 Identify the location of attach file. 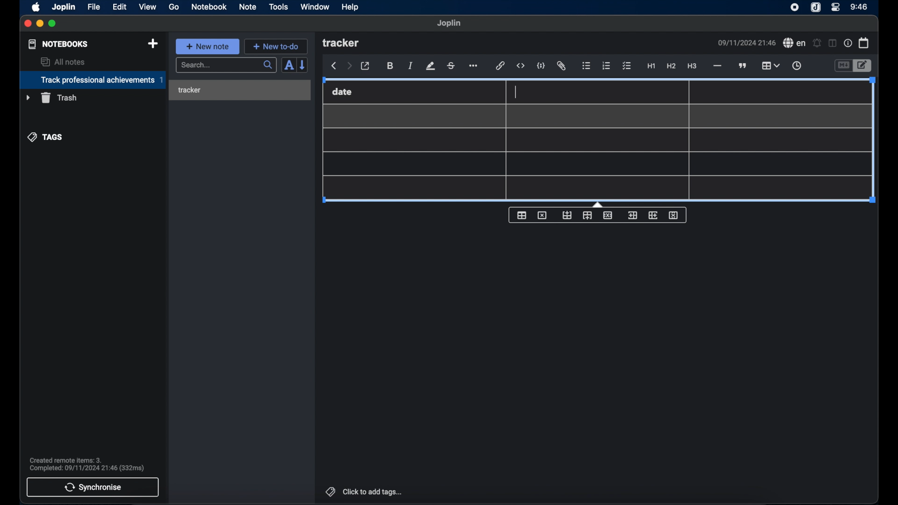
(562, 66).